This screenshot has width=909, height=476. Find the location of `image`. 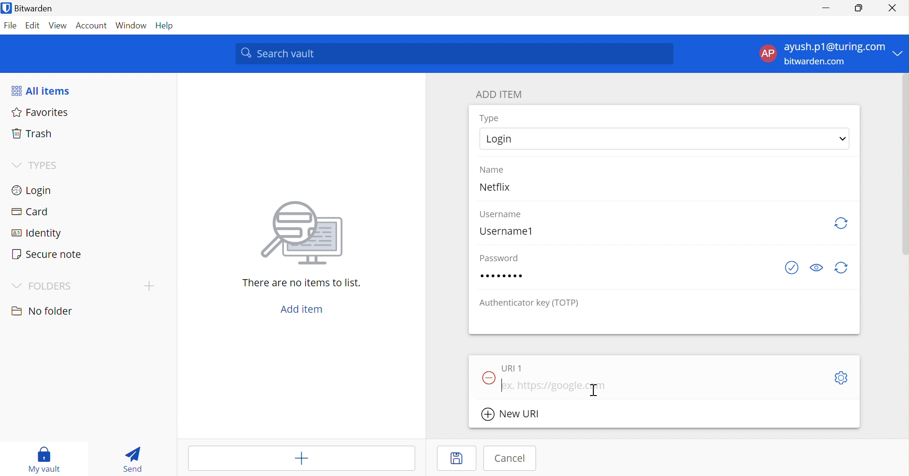

image is located at coordinates (298, 236).